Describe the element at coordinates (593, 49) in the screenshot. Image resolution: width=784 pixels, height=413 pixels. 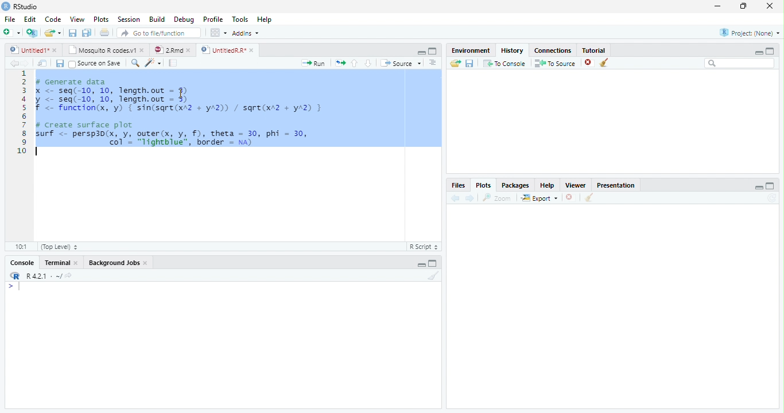
I see `Tutorial` at that location.